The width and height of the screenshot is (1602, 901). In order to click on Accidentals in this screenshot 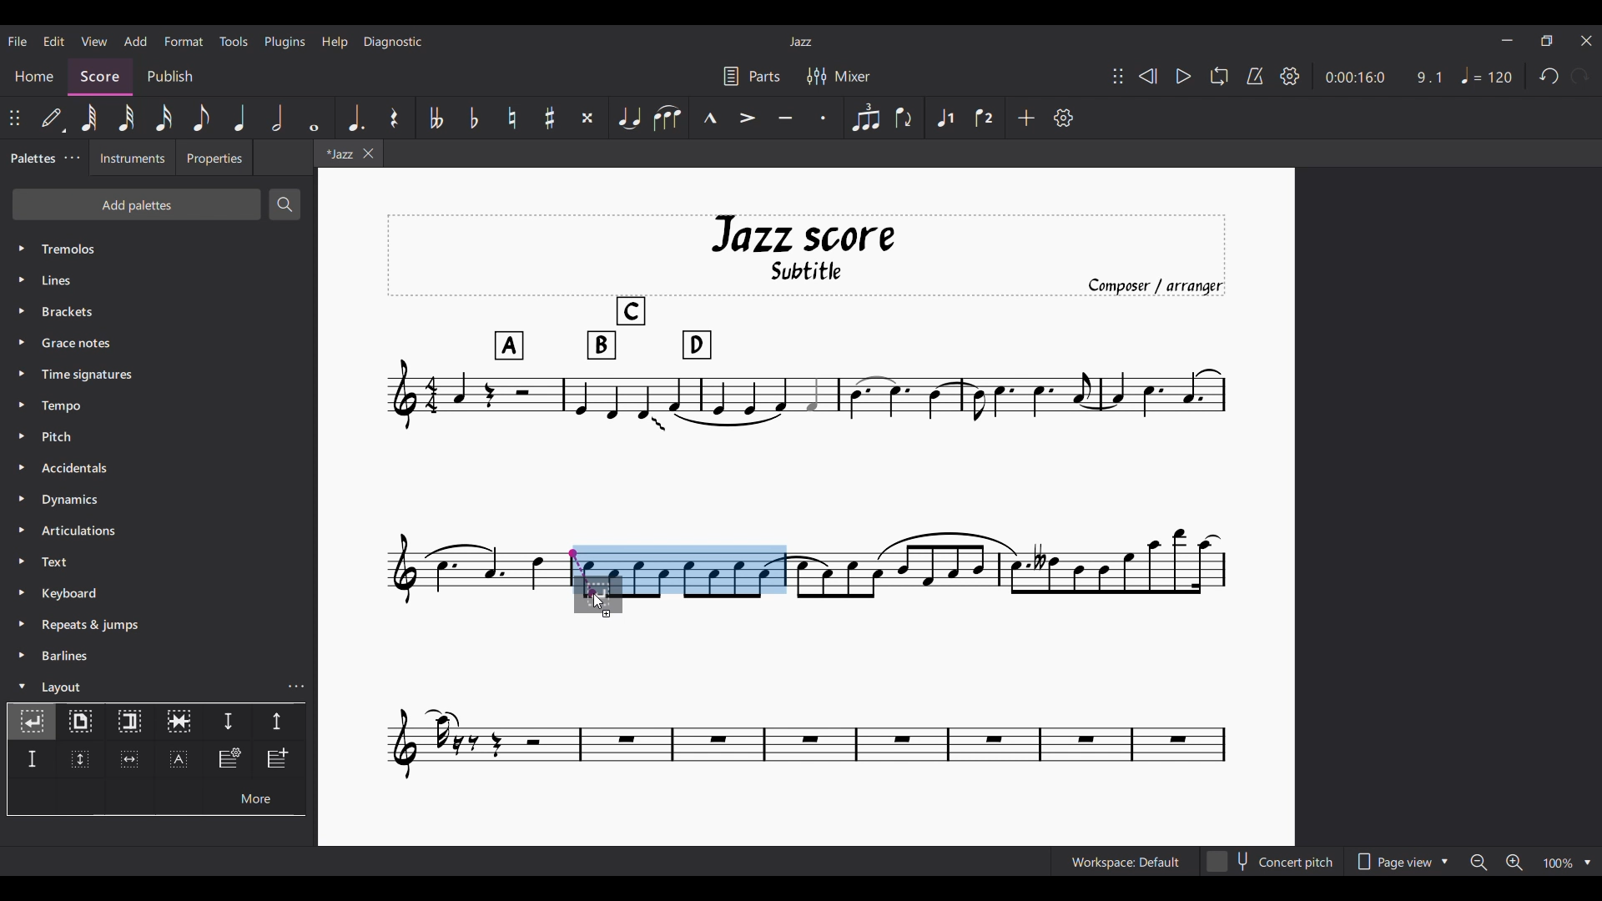, I will do `click(159, 468)`.